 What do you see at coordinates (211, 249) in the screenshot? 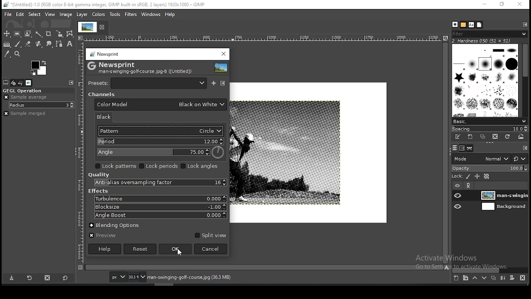
I see `cancel` at bounding box center [211, 249].